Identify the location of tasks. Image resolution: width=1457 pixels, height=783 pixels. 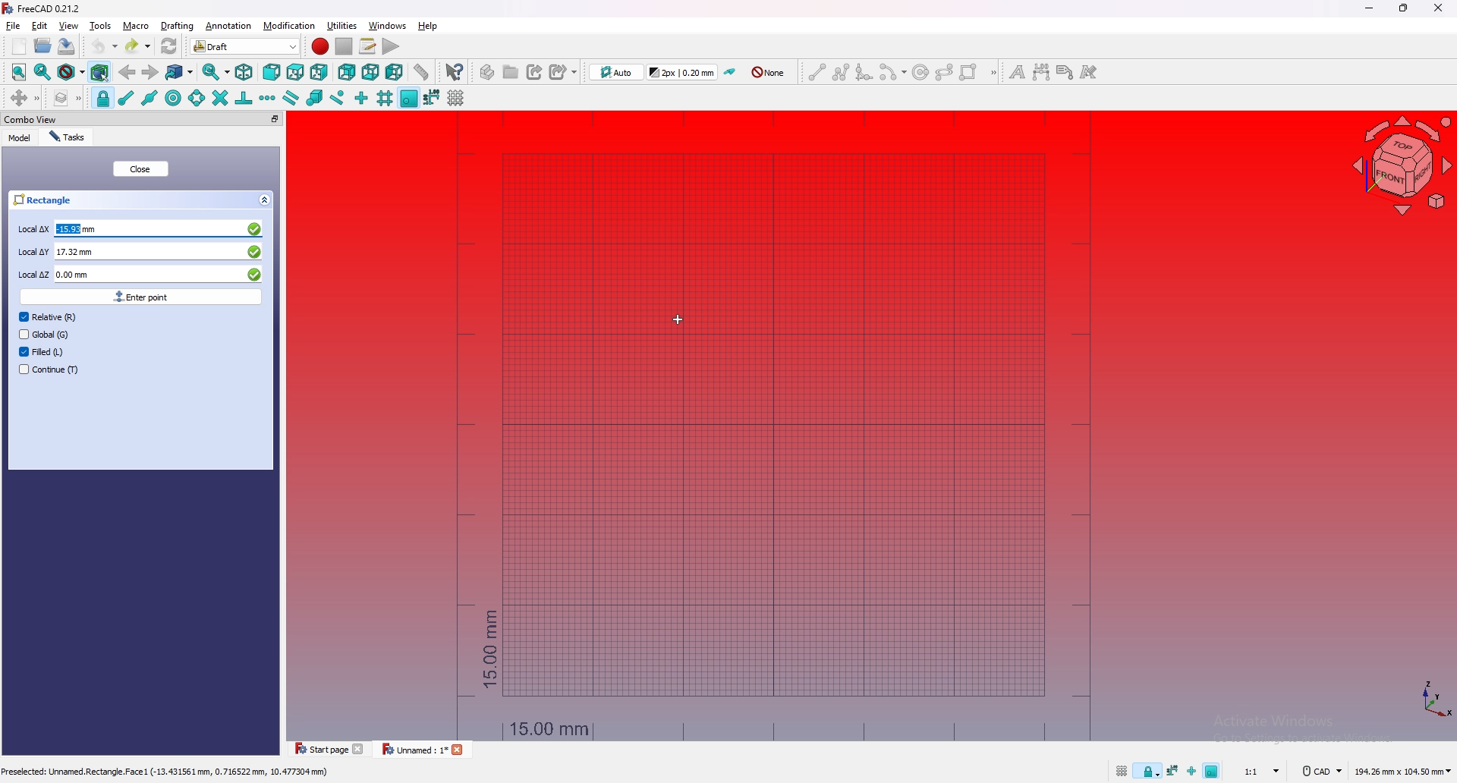
(71, 137).